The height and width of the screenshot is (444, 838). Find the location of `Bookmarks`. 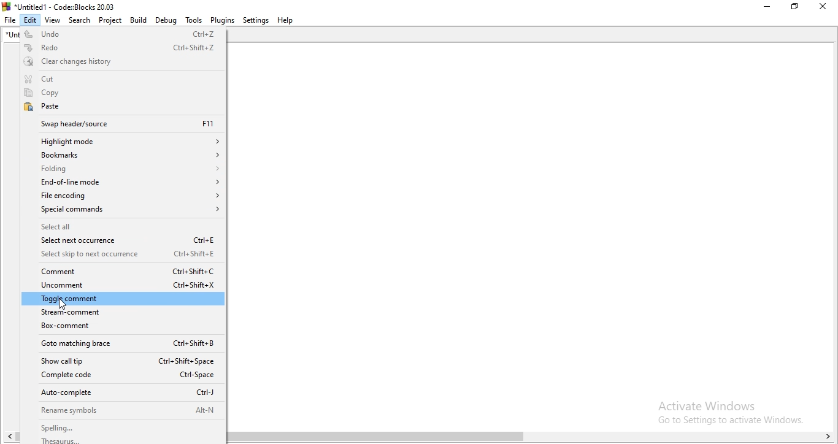

Bookmarks is located at coordinates (121, 155).